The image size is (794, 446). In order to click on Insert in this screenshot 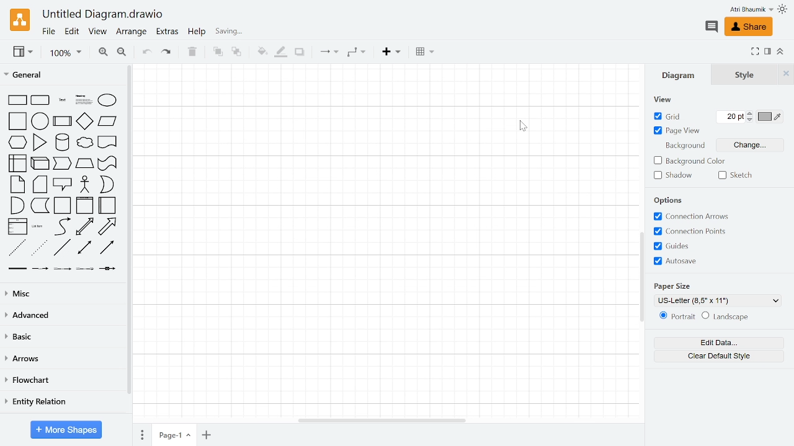, I will do `click(390, 52)`.